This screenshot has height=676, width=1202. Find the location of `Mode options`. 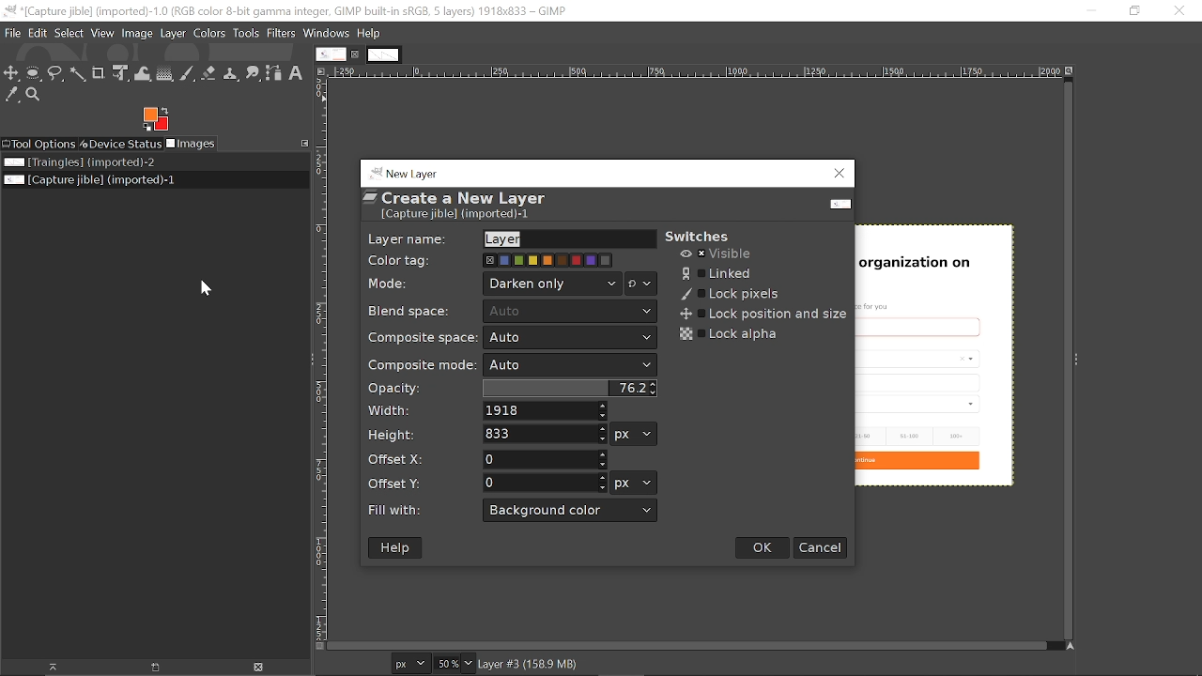

Mode options is located at coordinates (641, 284).